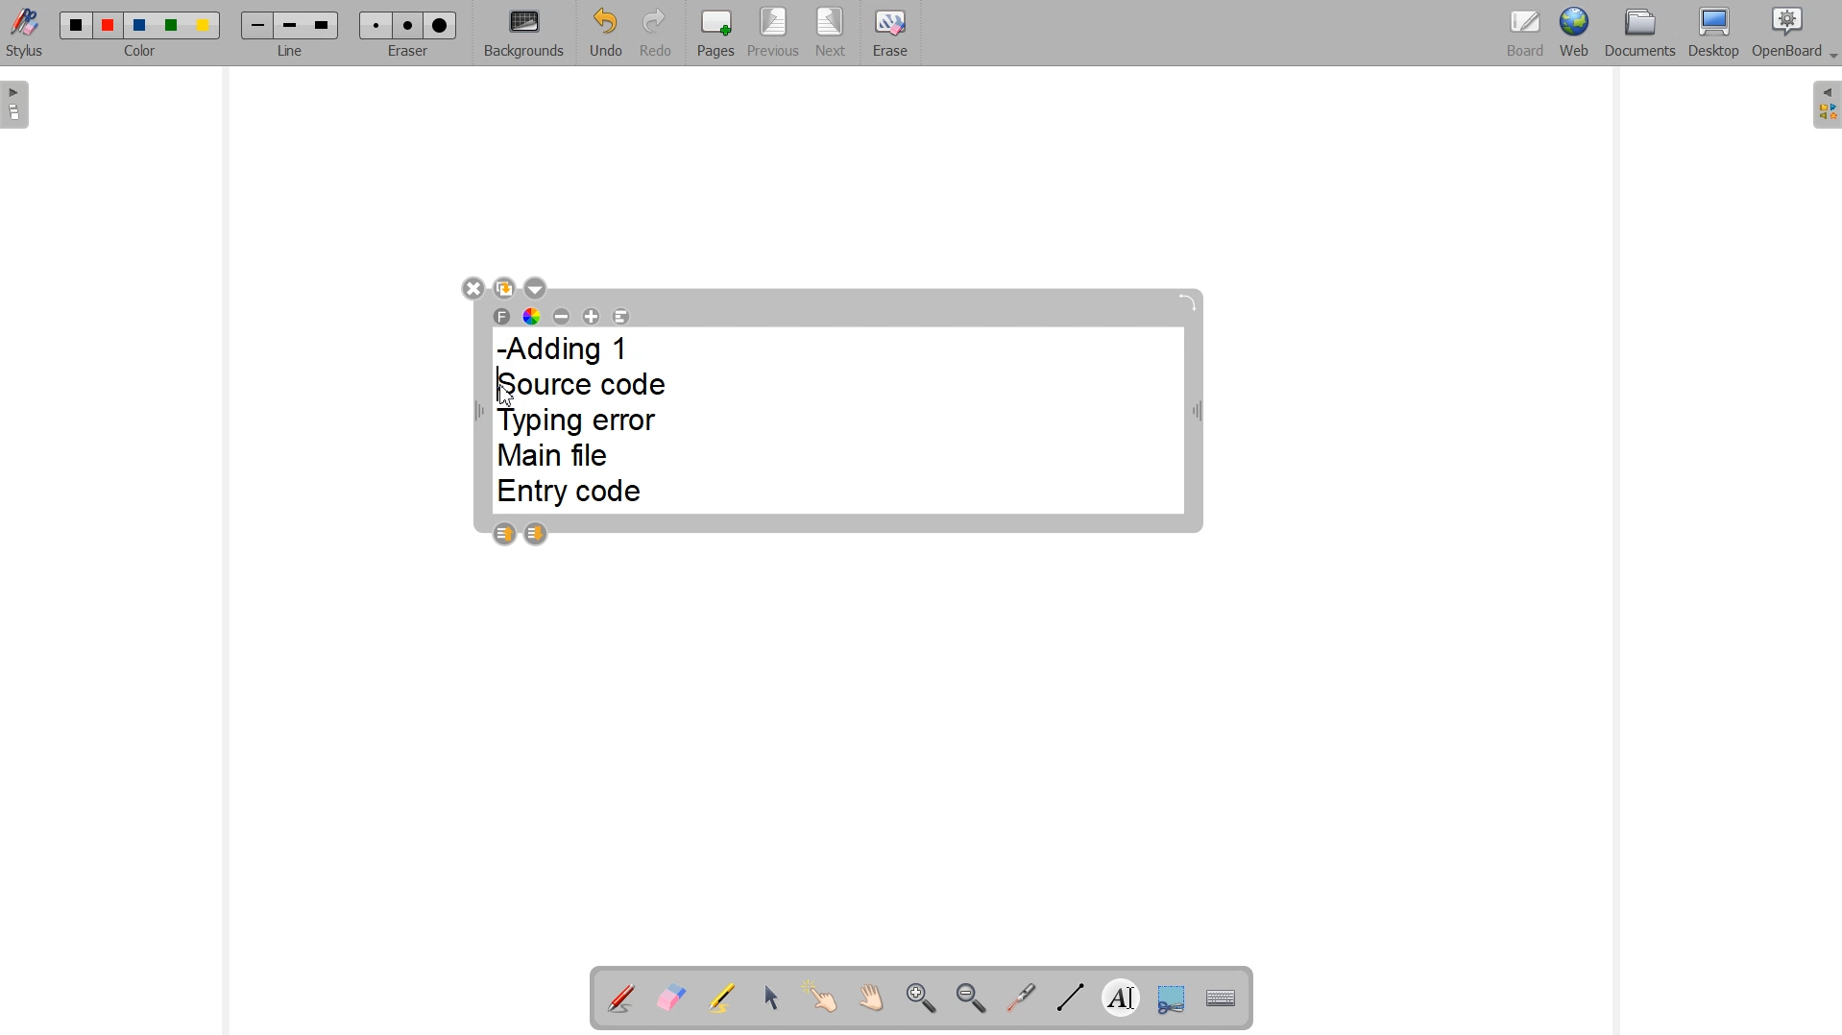  What do you see at coordinates (174, 25) in the screenshot?
I see `Color 4` at bounding box center [174, 25].